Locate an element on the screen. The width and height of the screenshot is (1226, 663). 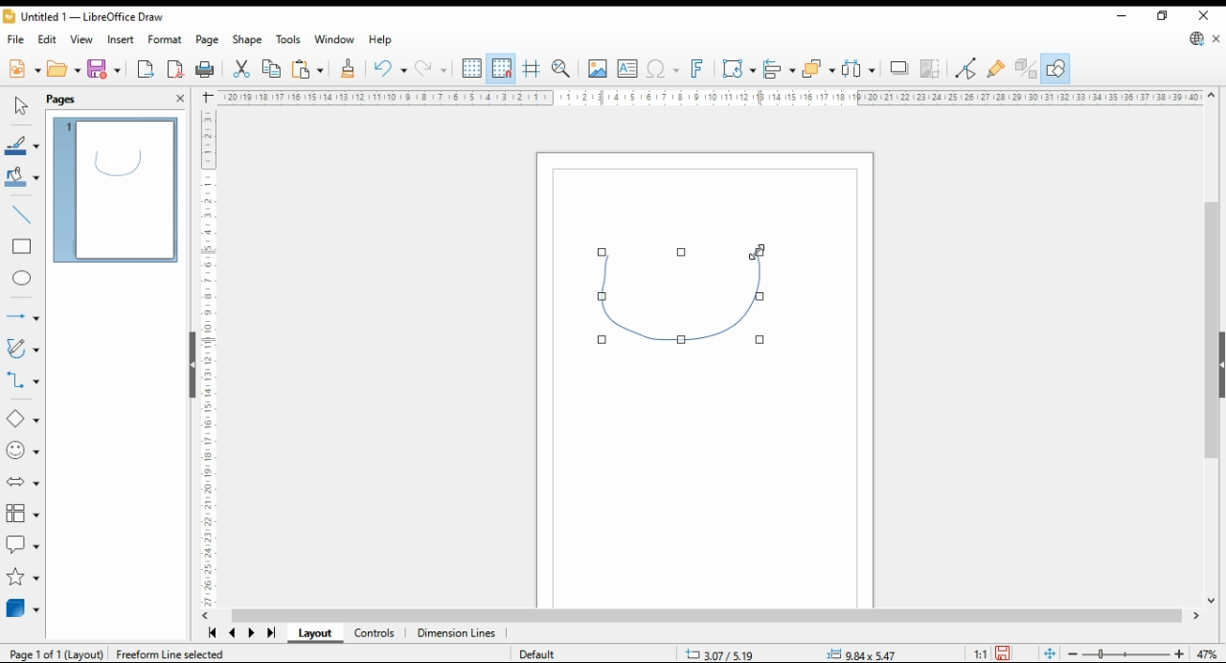
close document is located at coordinates (1216, 37).